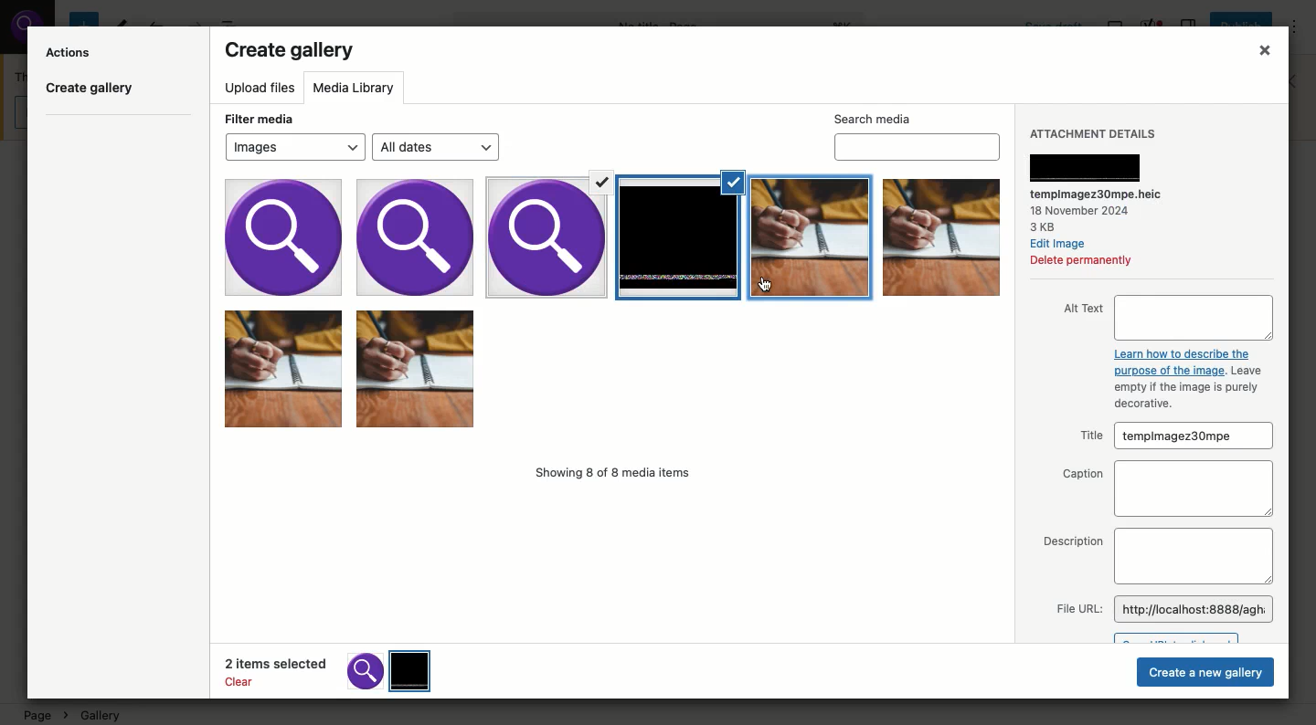 The width and height of the screenshot is (1316, 725). What do you see at coordinates (291, 52) in the screenshot?
I see `Create gallery` at bounding box center [291, 52].